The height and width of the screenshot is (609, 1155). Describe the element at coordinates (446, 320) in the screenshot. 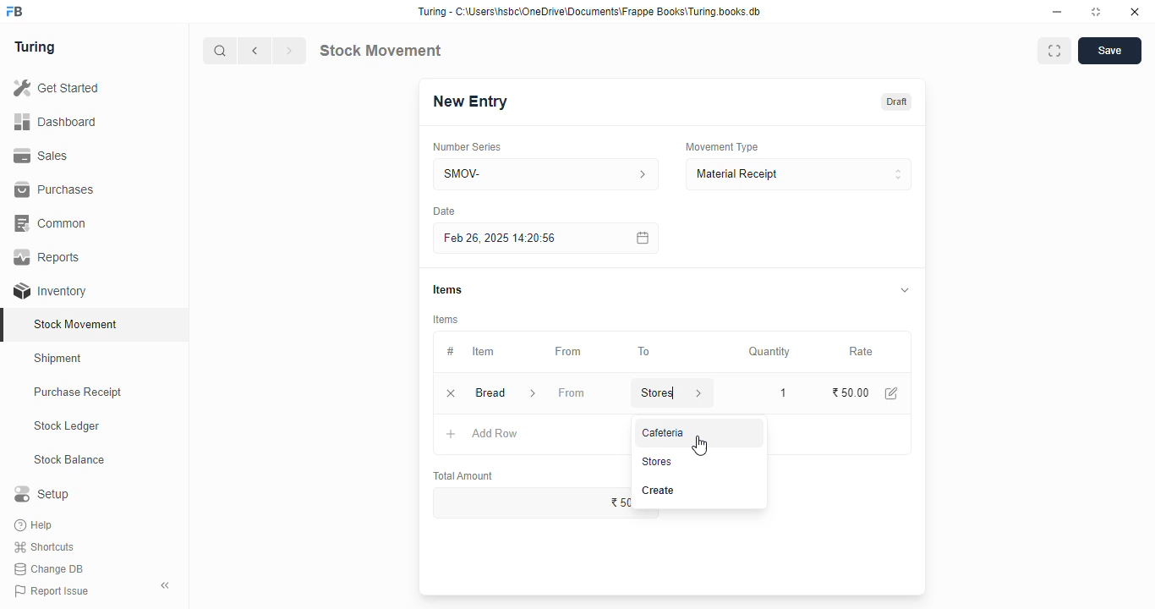

I see `items` at that location.